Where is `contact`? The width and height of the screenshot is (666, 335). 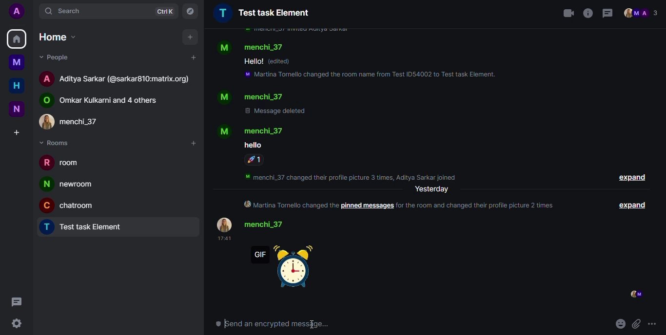
contact is located at coordinates (253, 47).